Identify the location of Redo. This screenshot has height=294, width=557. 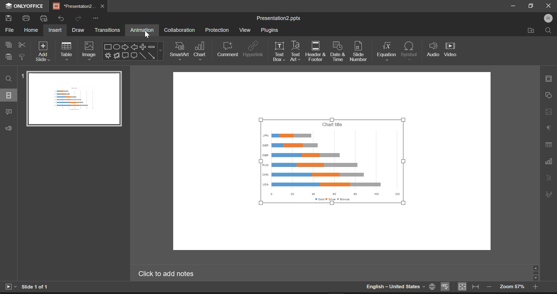
(78, 18).